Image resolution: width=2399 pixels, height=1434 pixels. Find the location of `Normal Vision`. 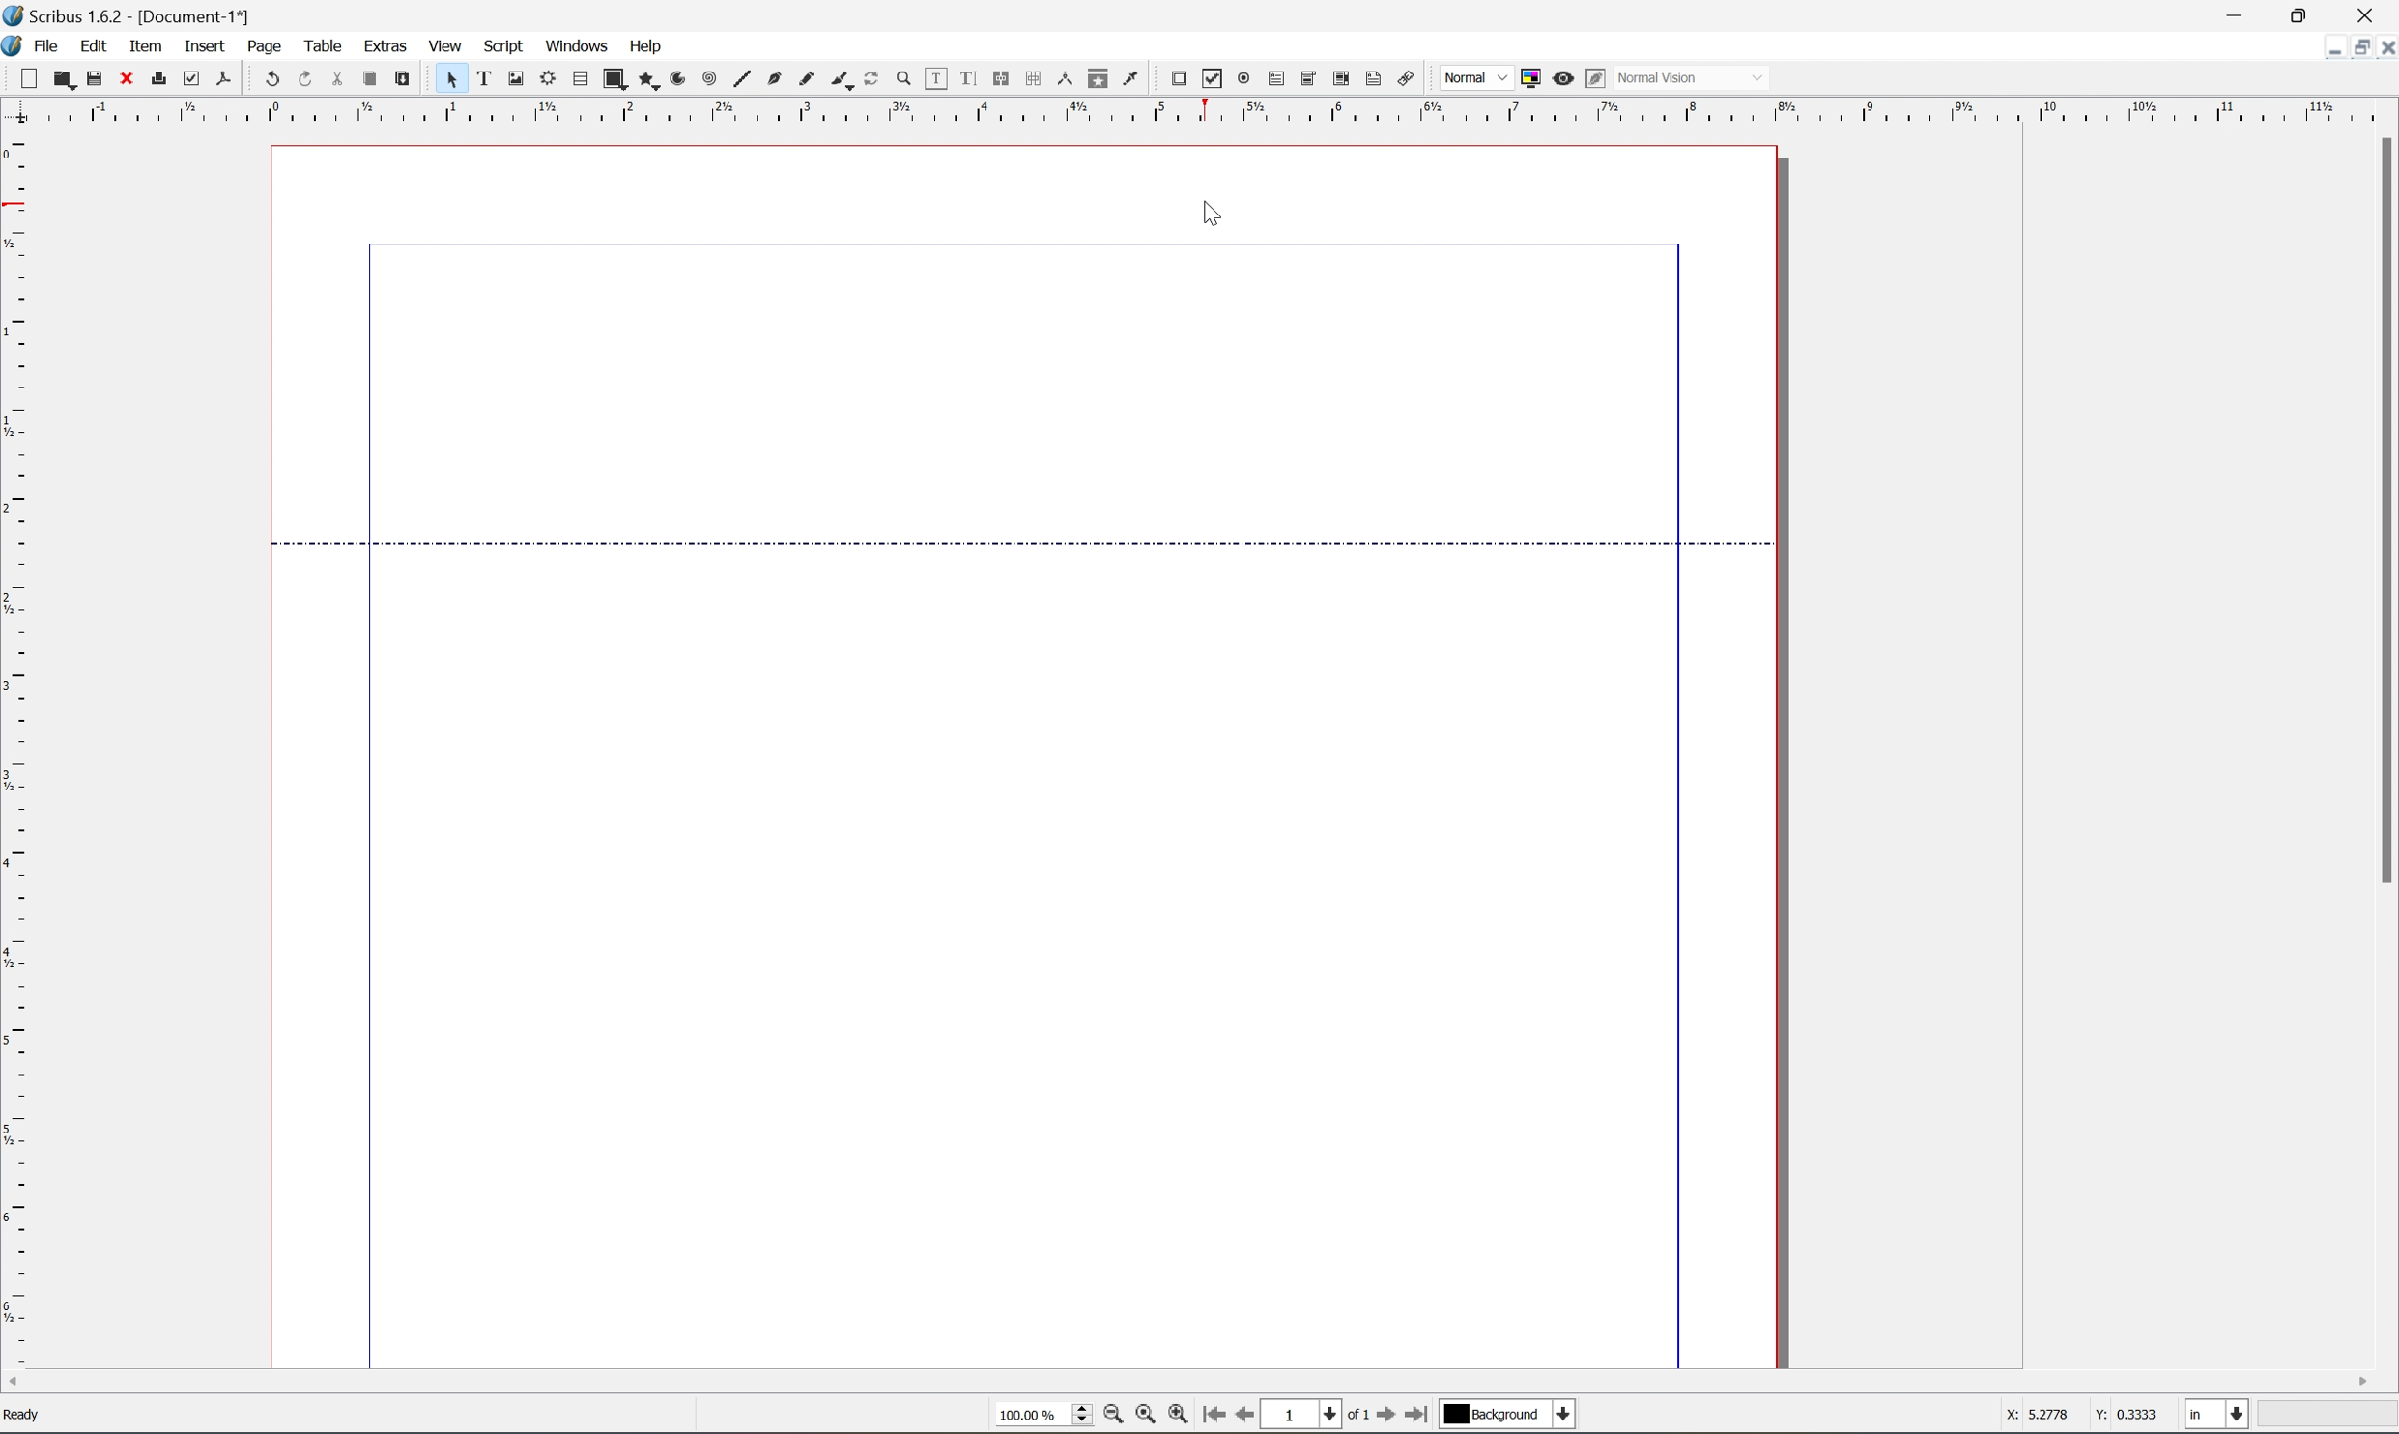

Normal Vision is located at coordinates (1689, 80).